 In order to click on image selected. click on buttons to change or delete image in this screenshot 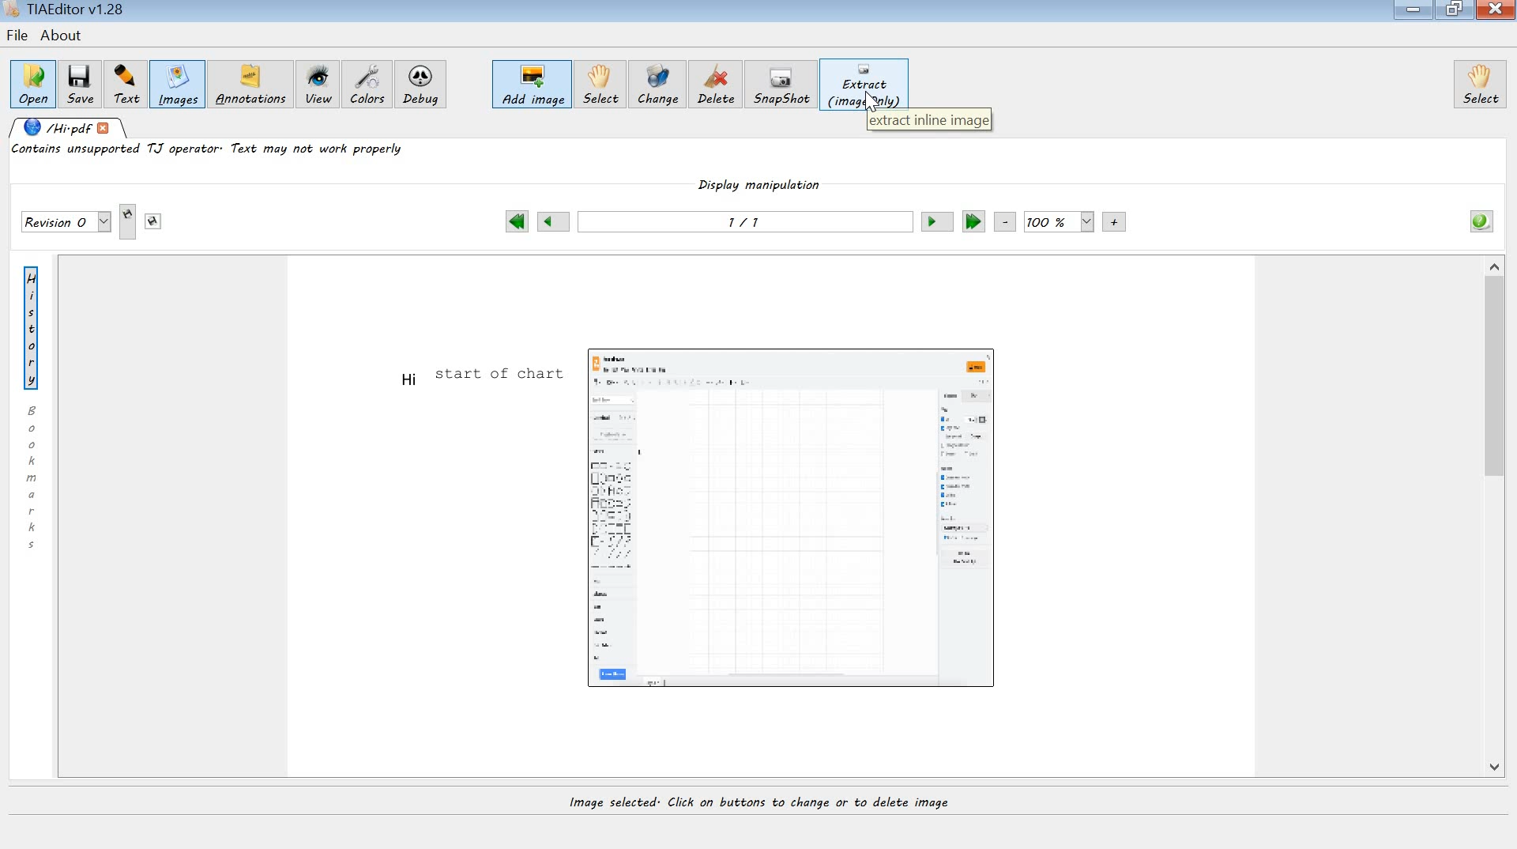, I will do `click(784, 805)`.